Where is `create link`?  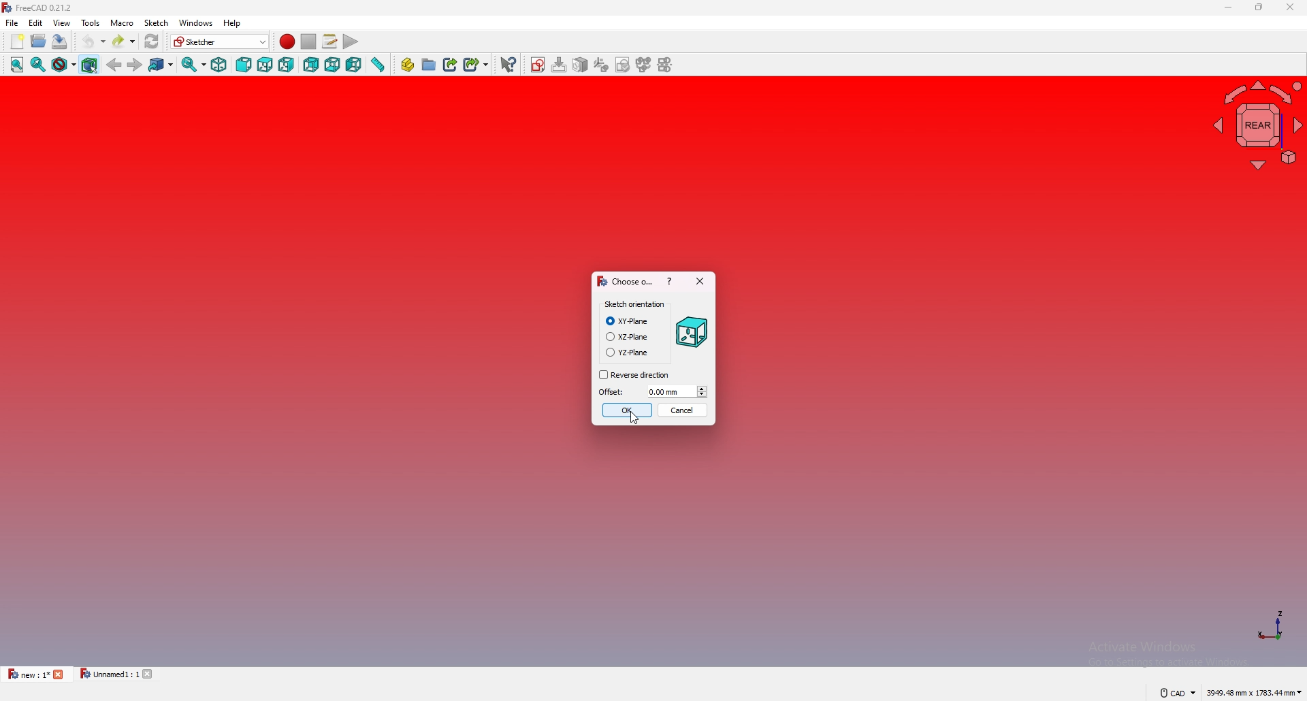 create link is located at coordinates (451, 64).